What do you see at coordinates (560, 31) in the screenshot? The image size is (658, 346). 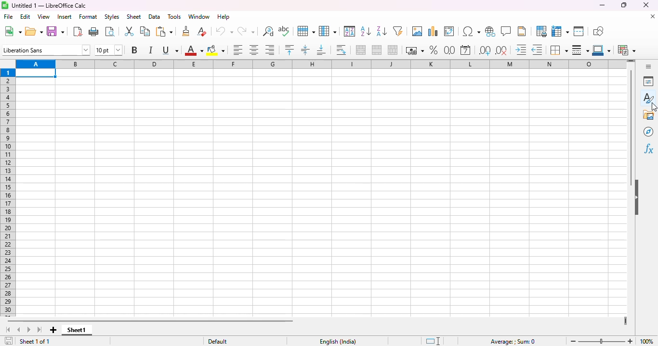 I see `freeze rows and columns` at bounding box center [560, 31].